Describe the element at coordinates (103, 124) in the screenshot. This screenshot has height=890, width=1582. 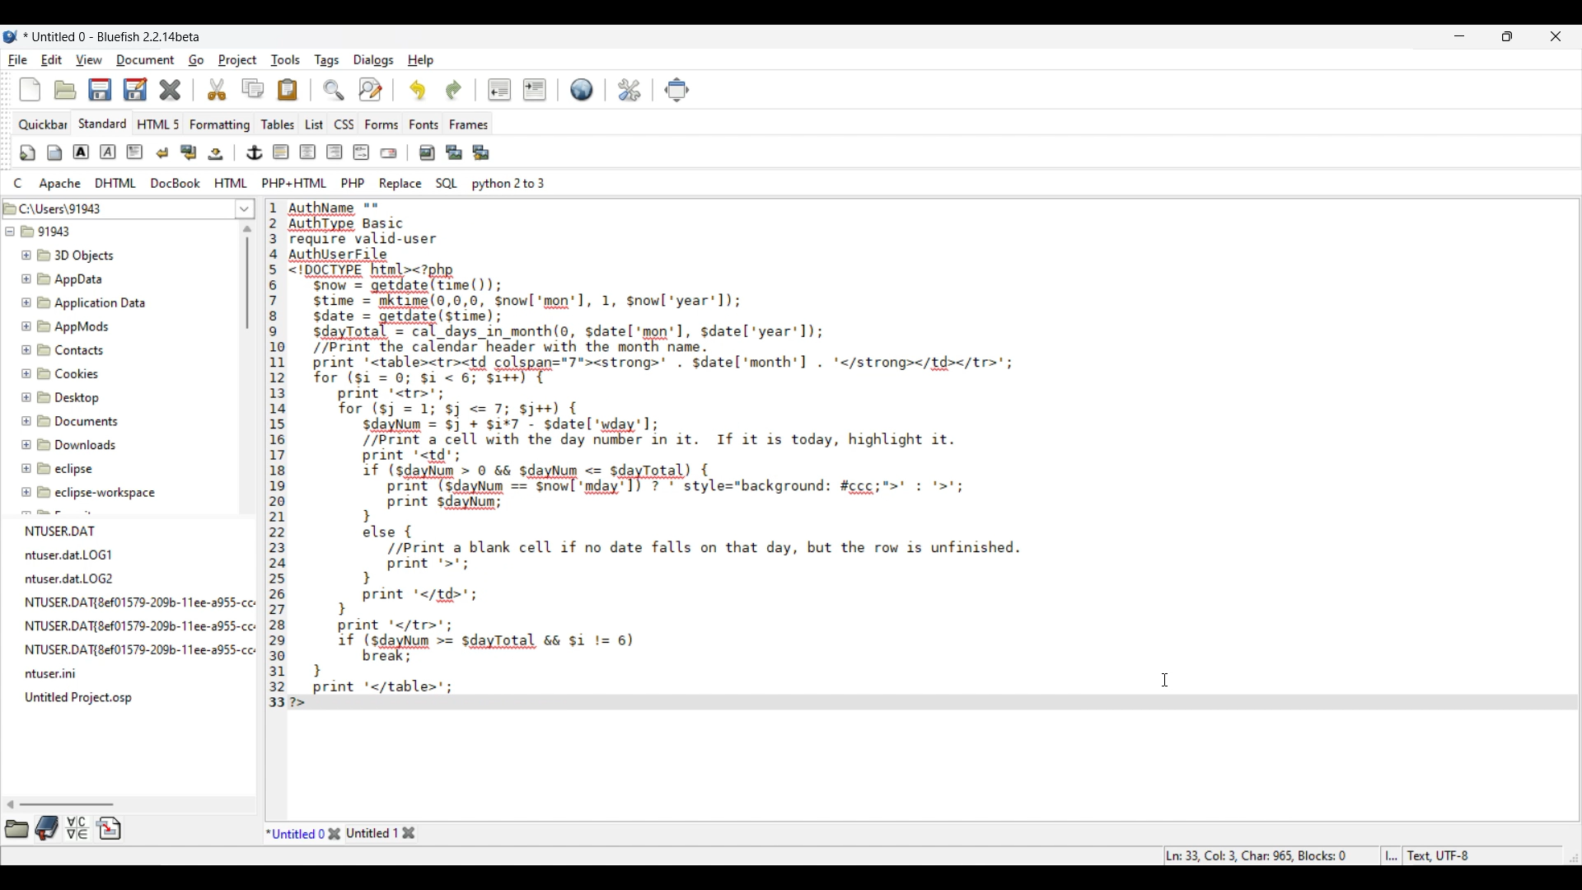
I see `Standard` at that location.